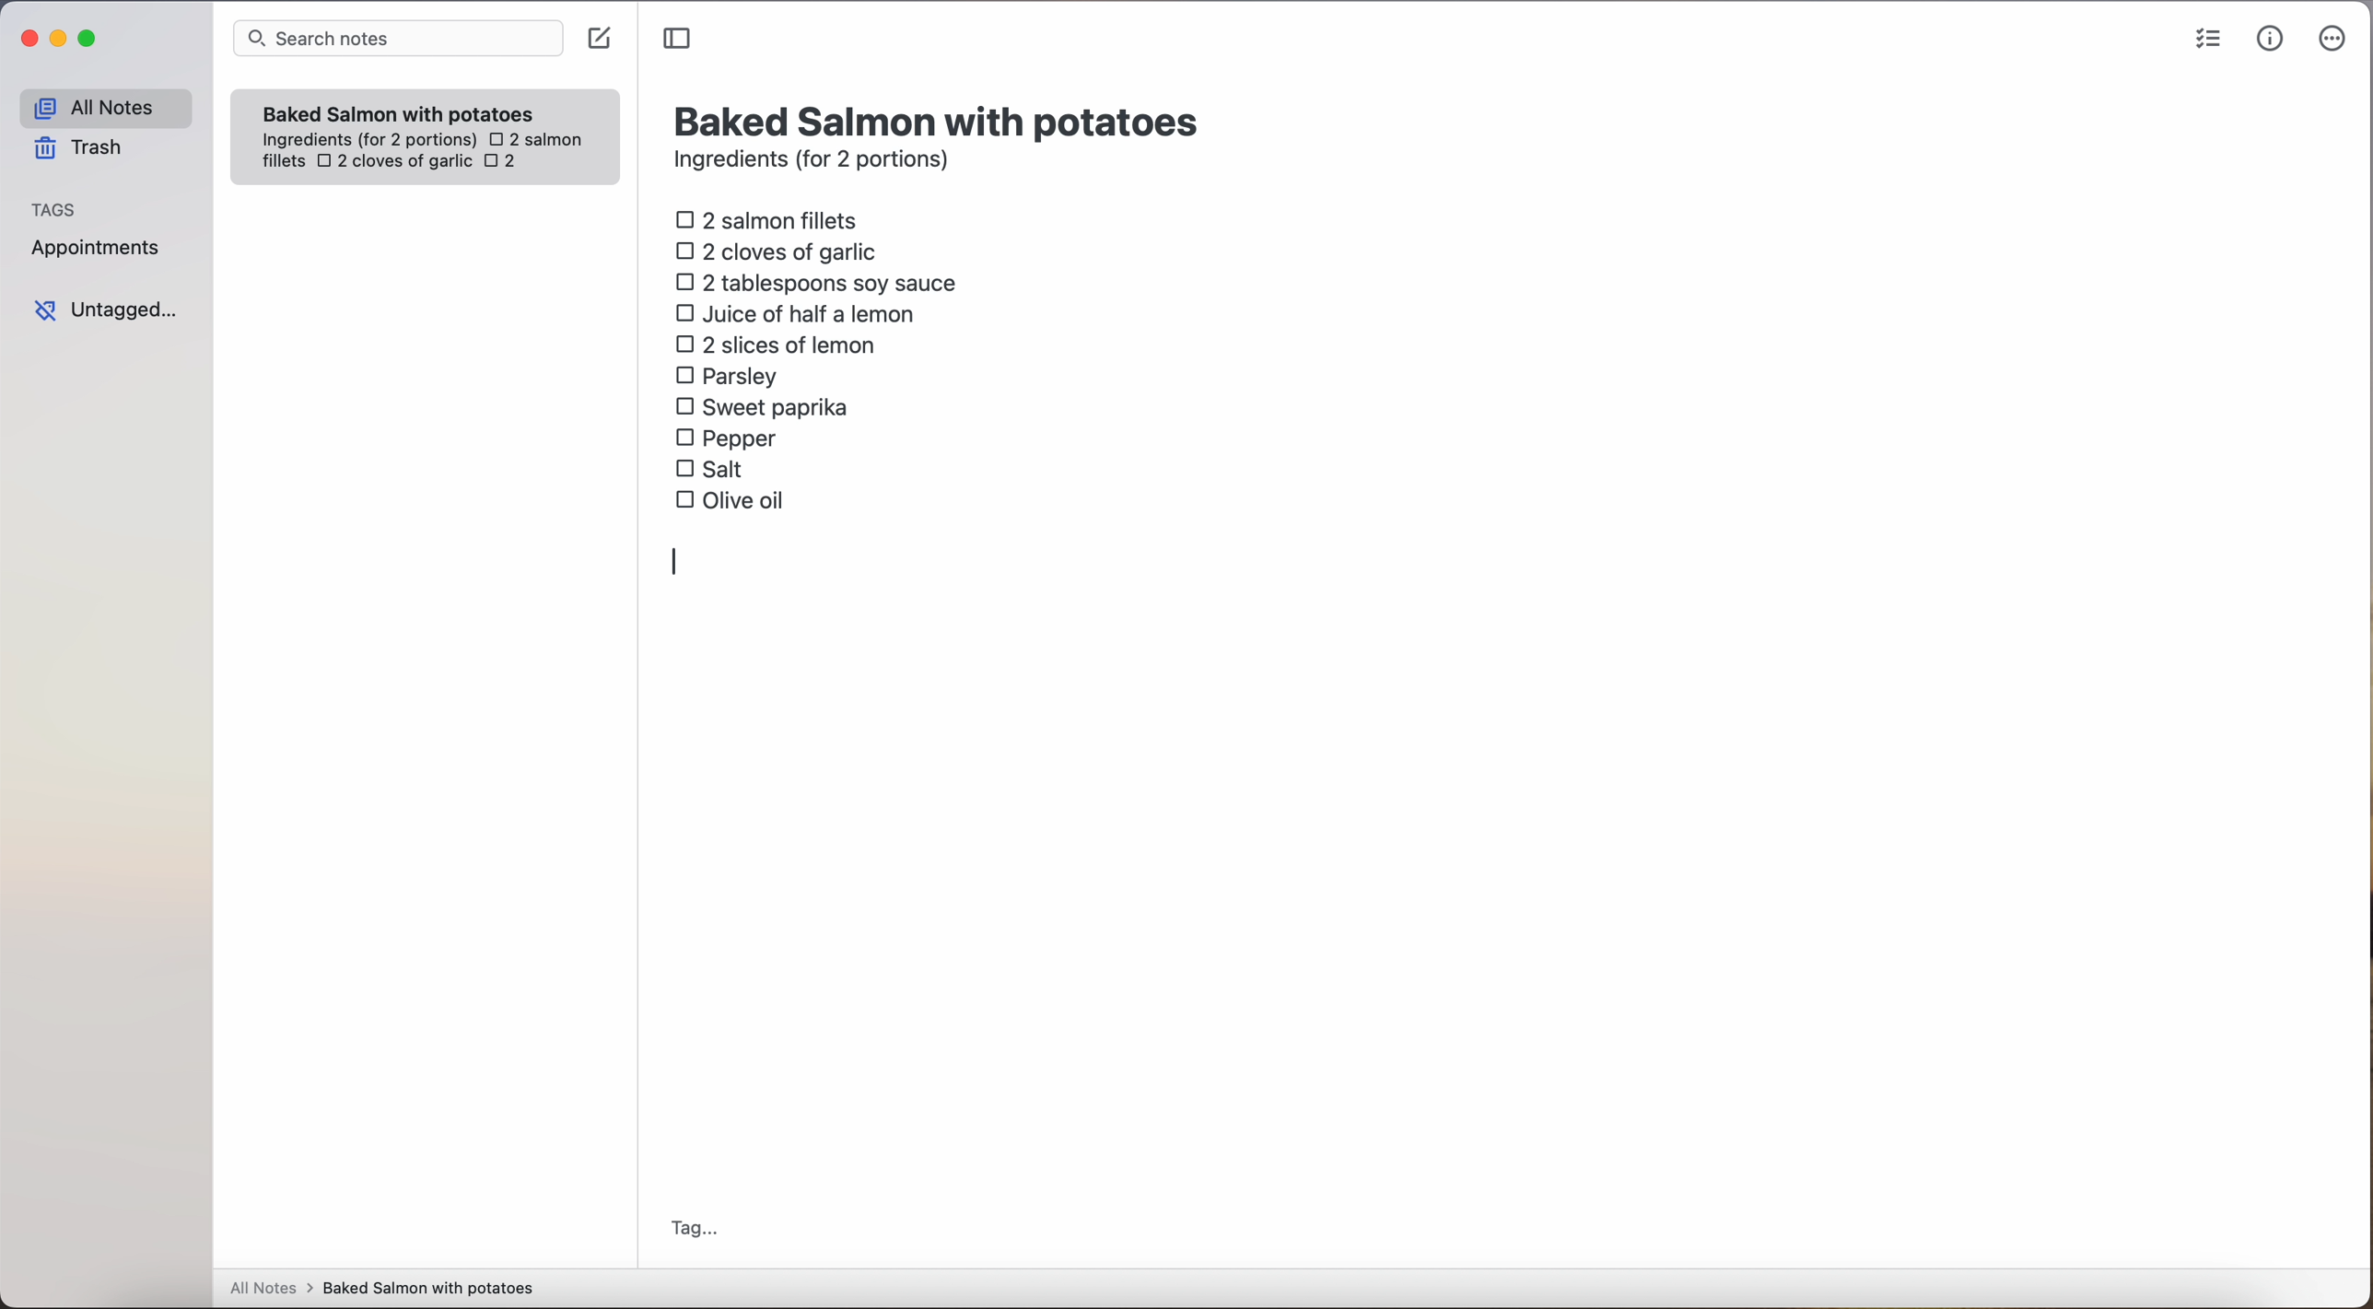 The height and width of the screenshot is (1309, 2373). Describe the element at coordinates (817, 162) in the screenshot. I see `ingredients (for 2 portions)` at that location.